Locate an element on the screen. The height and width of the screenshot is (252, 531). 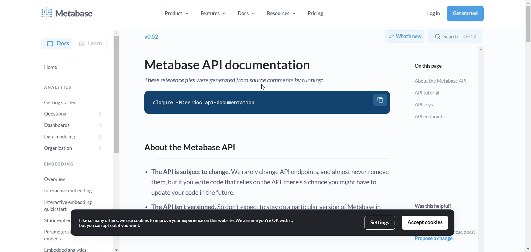
analytics is located at coordinates (64, 85).